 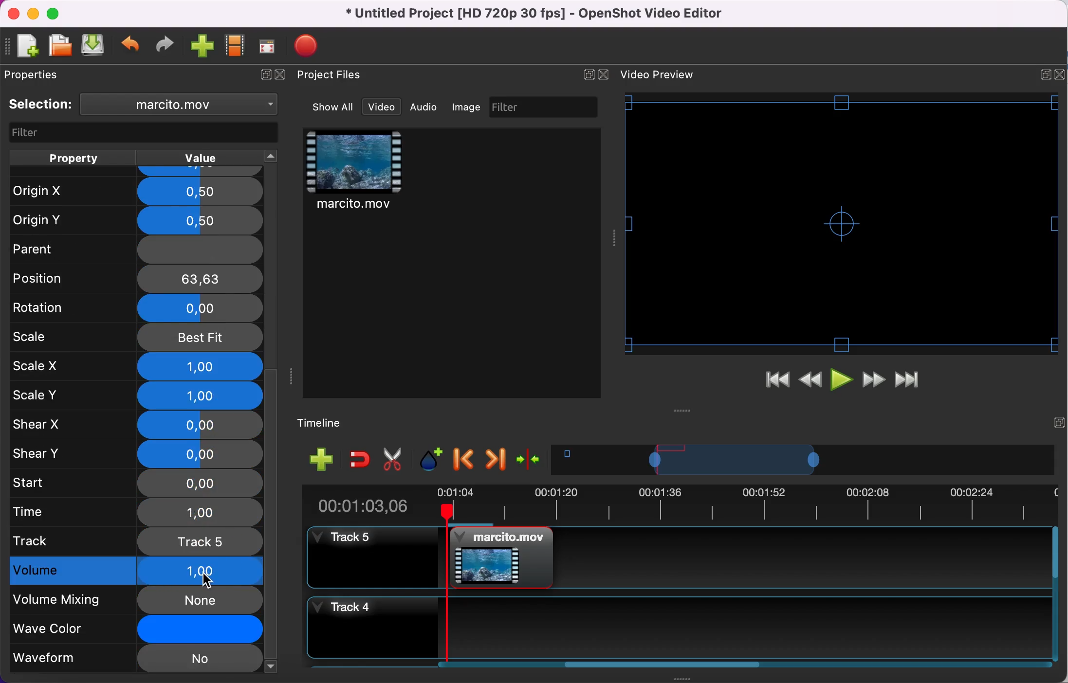 What do you see at coordinates (842, 223) in the screenshot?
I see `Video preview` at bounding box center [842, 223].